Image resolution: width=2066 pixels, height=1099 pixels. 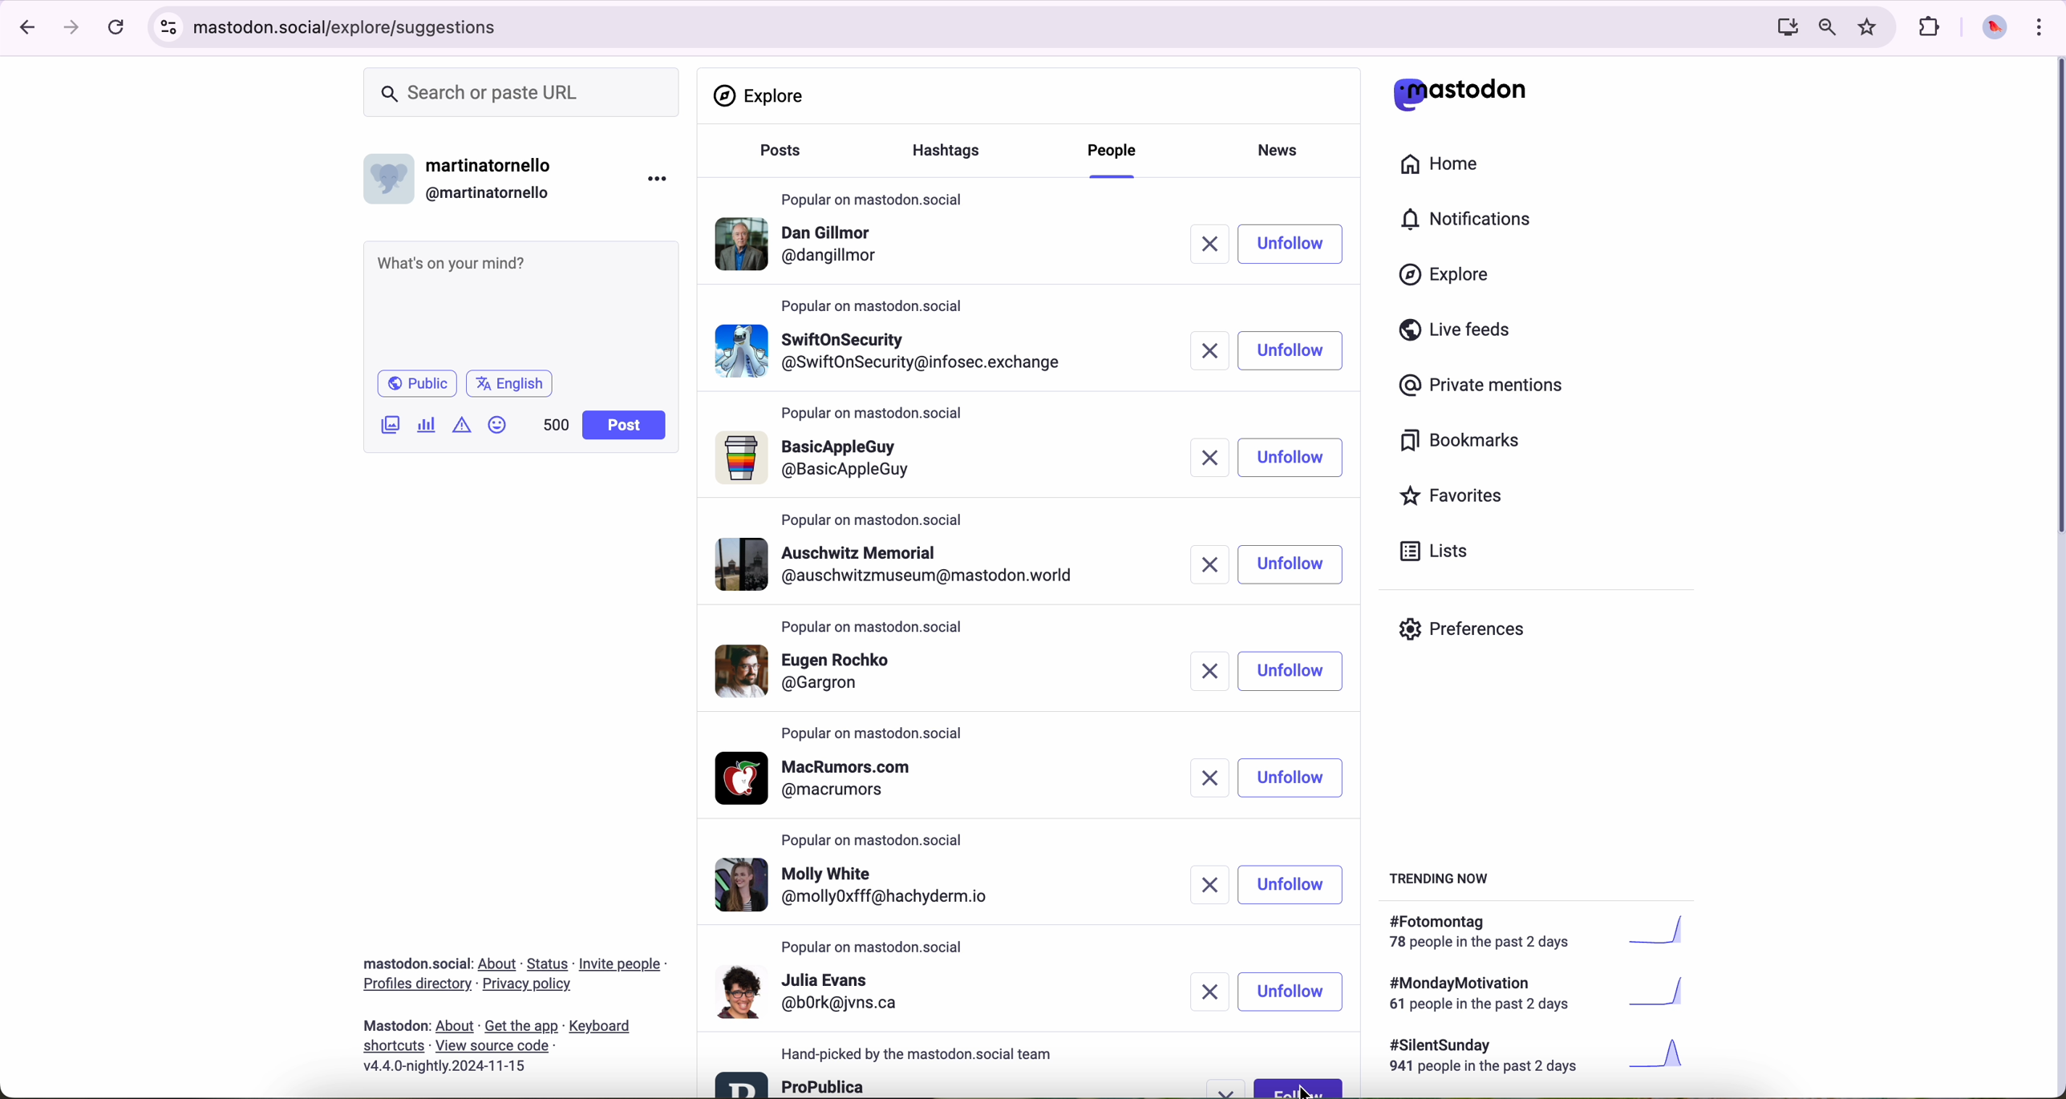 What do you see at coordinates (877, 304) in the screenshot?
I see `popular on mastodon.social` at bounding box center [877, 304].